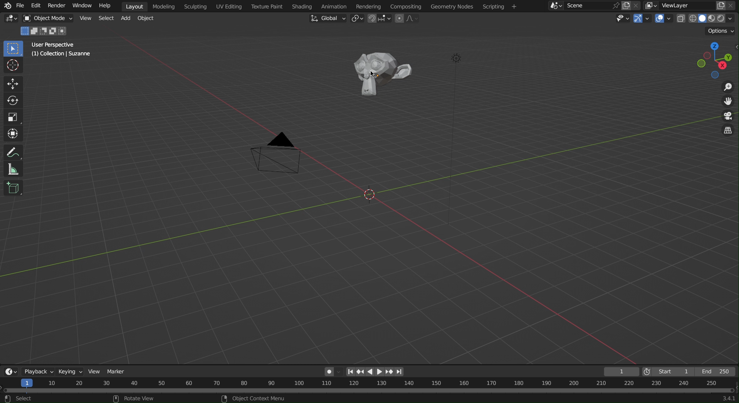 The width and height of the screenshot is (739, 403). I want to click on Marker, so click(117, 372).